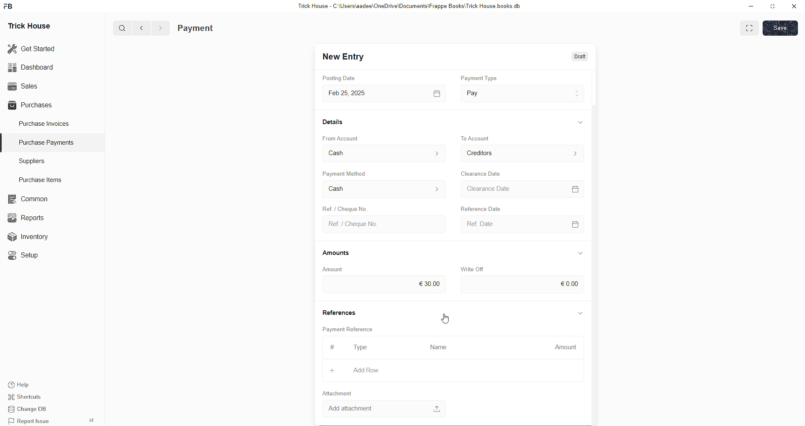  Describe the element at coordinates (31, 421) in the screenshot. I see `Report Issue` at that location.